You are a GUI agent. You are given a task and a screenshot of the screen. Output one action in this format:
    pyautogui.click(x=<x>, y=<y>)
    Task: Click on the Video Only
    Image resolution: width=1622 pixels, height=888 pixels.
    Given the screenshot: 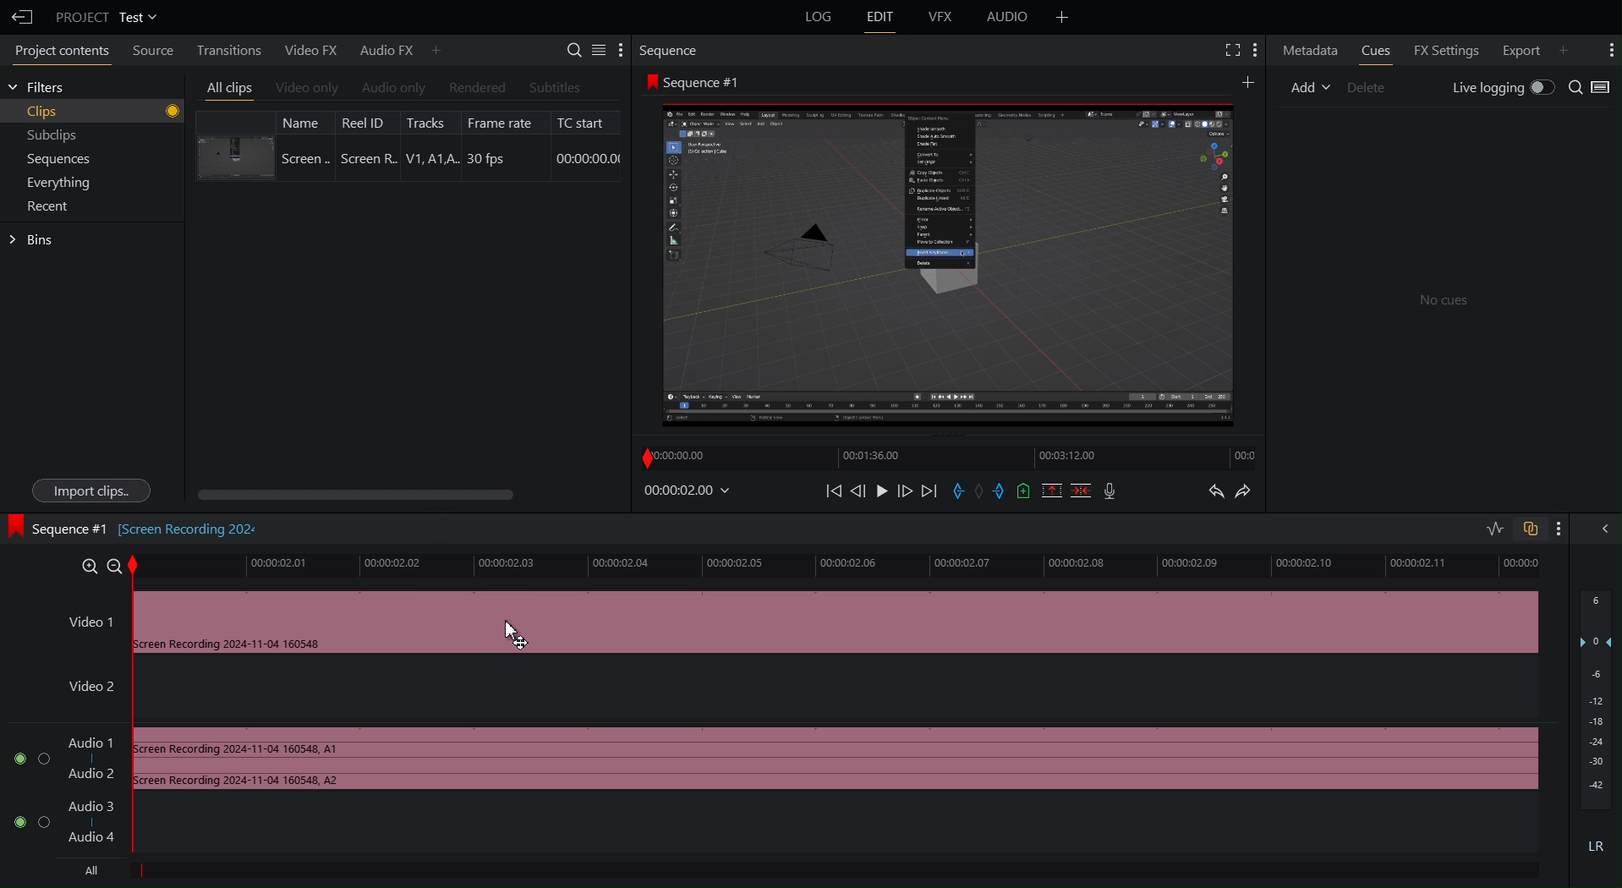 What is the action you would take?
    pyautogui.click(x=307, y=86)
    